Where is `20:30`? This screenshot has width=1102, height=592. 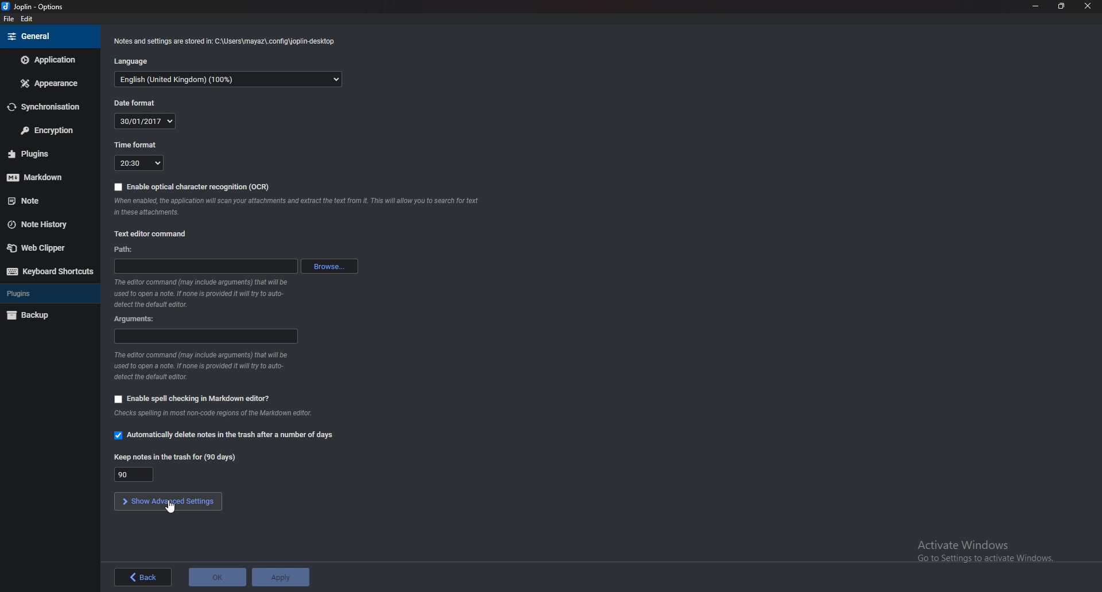 20:30 is located at coordinates (139, 163).